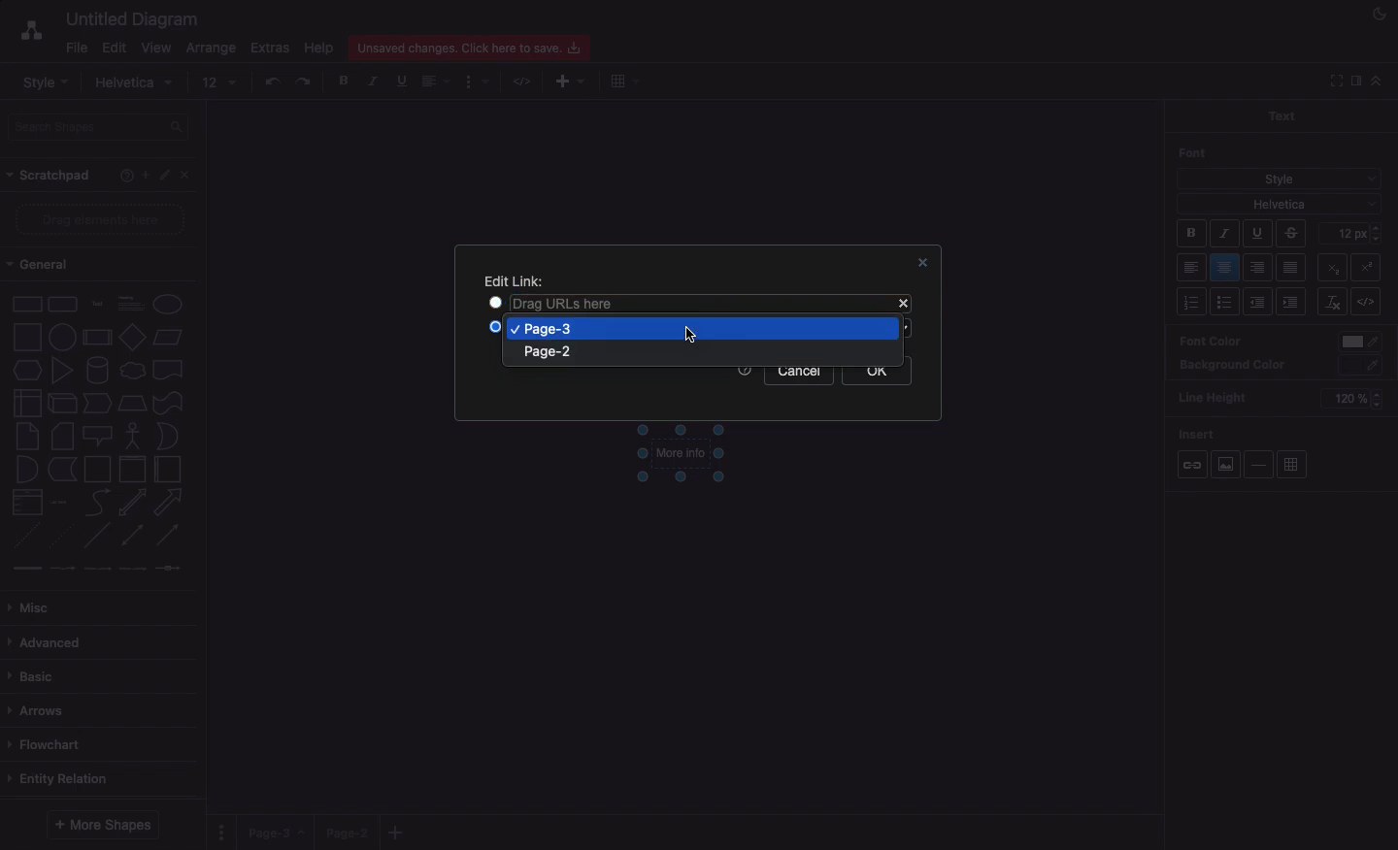  What do you see at coordinates (1280, 177) in the screenshot?
I see `Style` at bounding box center [1280, 177].